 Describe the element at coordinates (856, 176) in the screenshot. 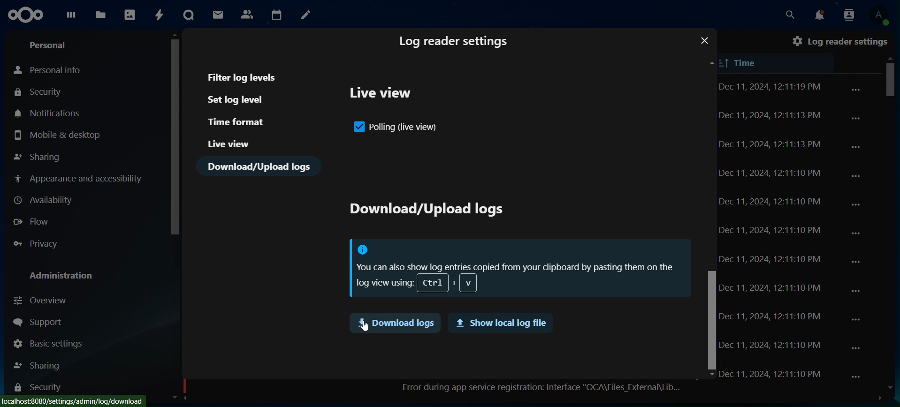

I see `...` at that location.